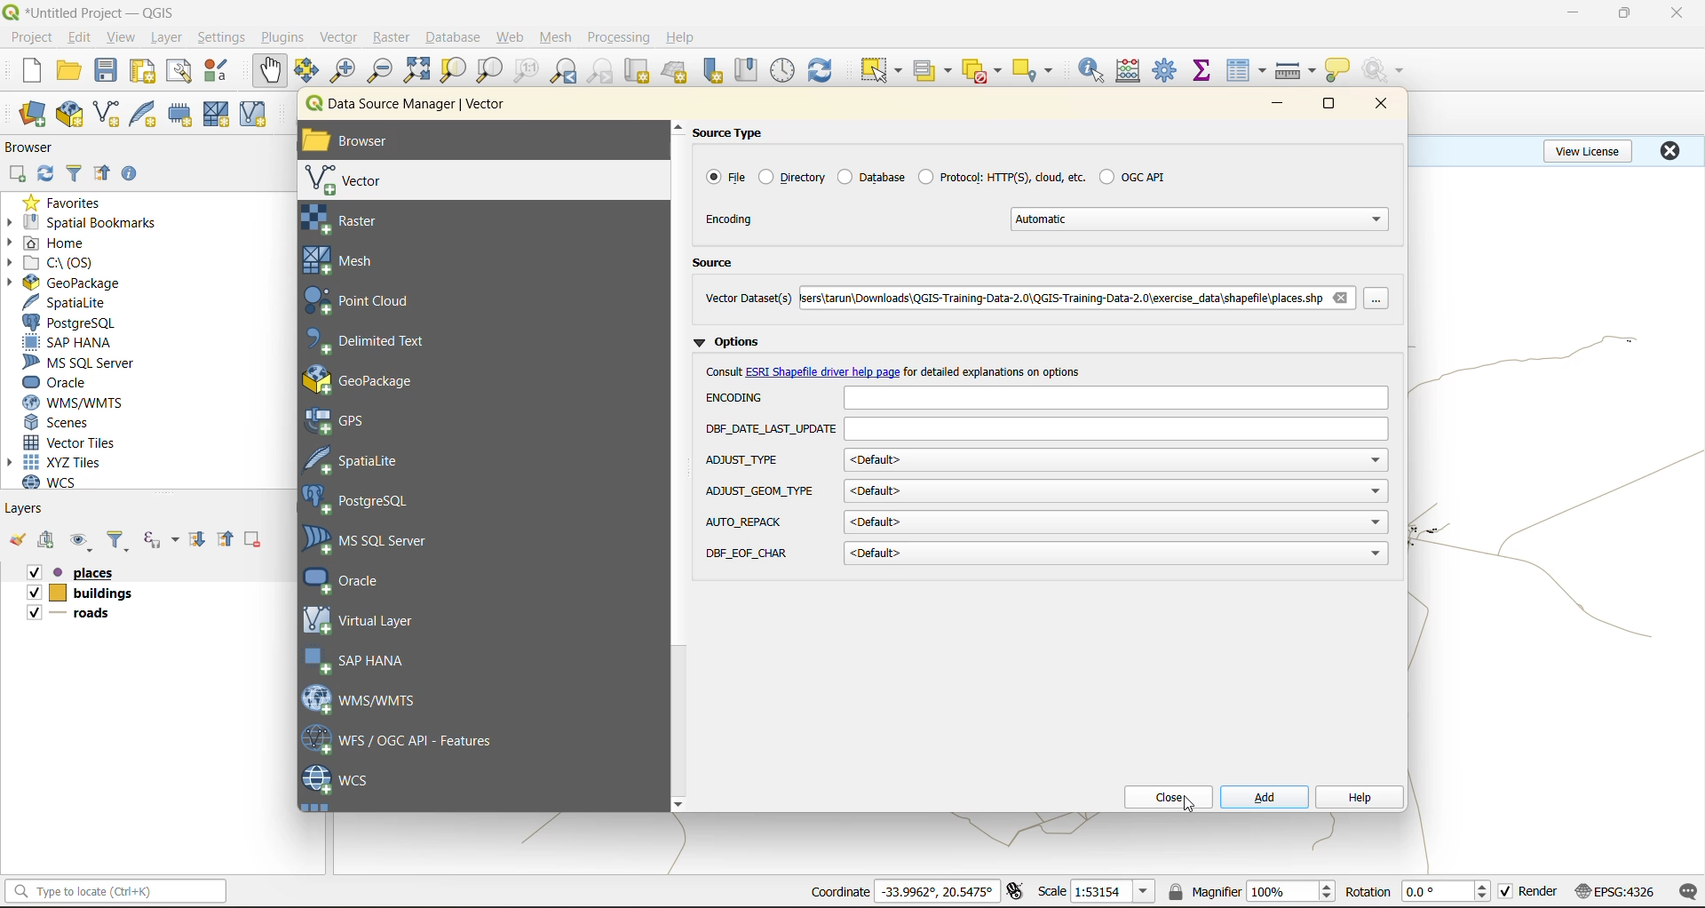  Describe the element at coordinates (270, 71) in the screenshot. I see `pan map` at that location.